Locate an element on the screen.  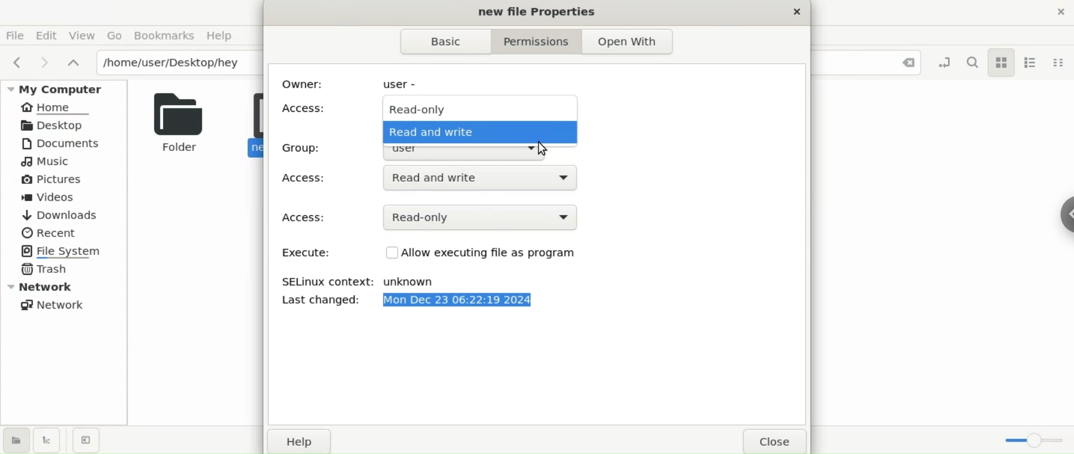
Execute is located at coordinates (312, 257).